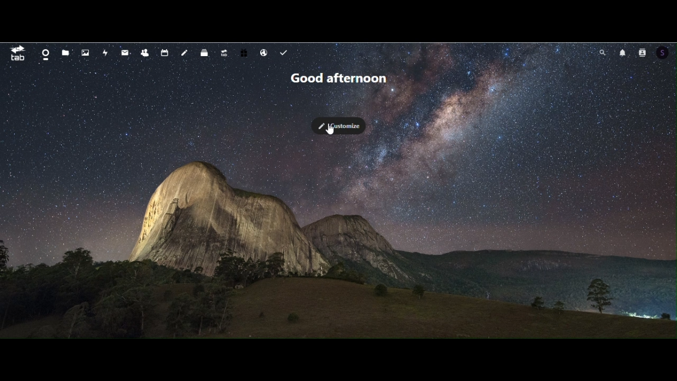  I want to click on contacts, so click(145, 53).